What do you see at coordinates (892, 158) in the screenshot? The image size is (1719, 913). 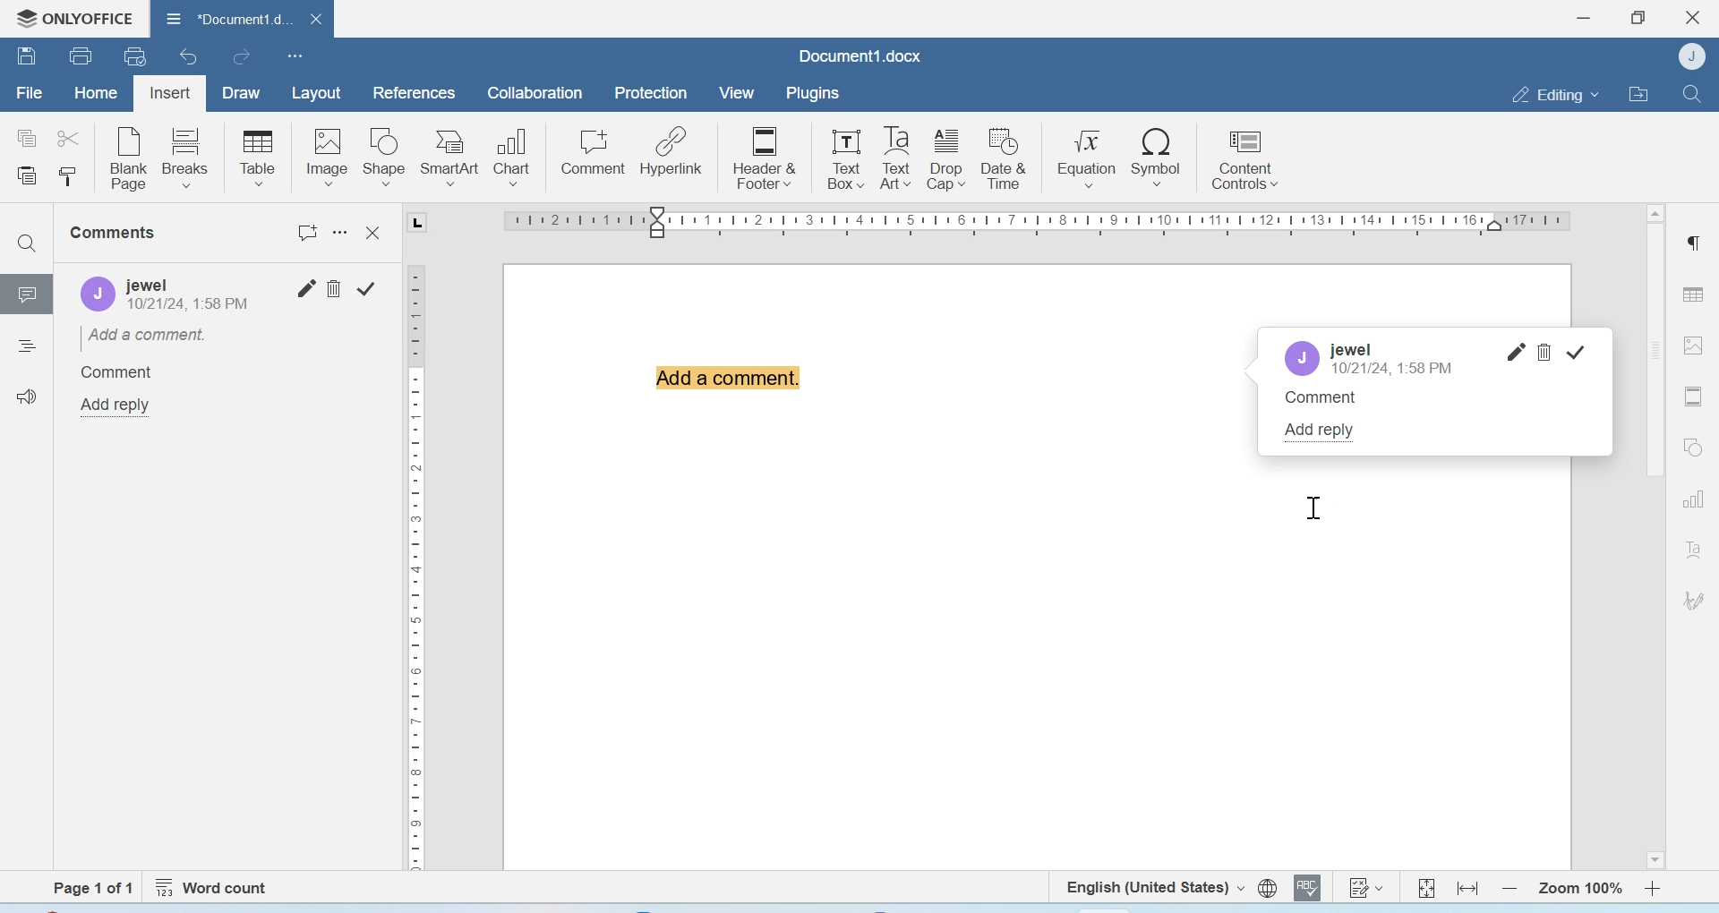 I see `Text Box` at bounding box center [892, 158].